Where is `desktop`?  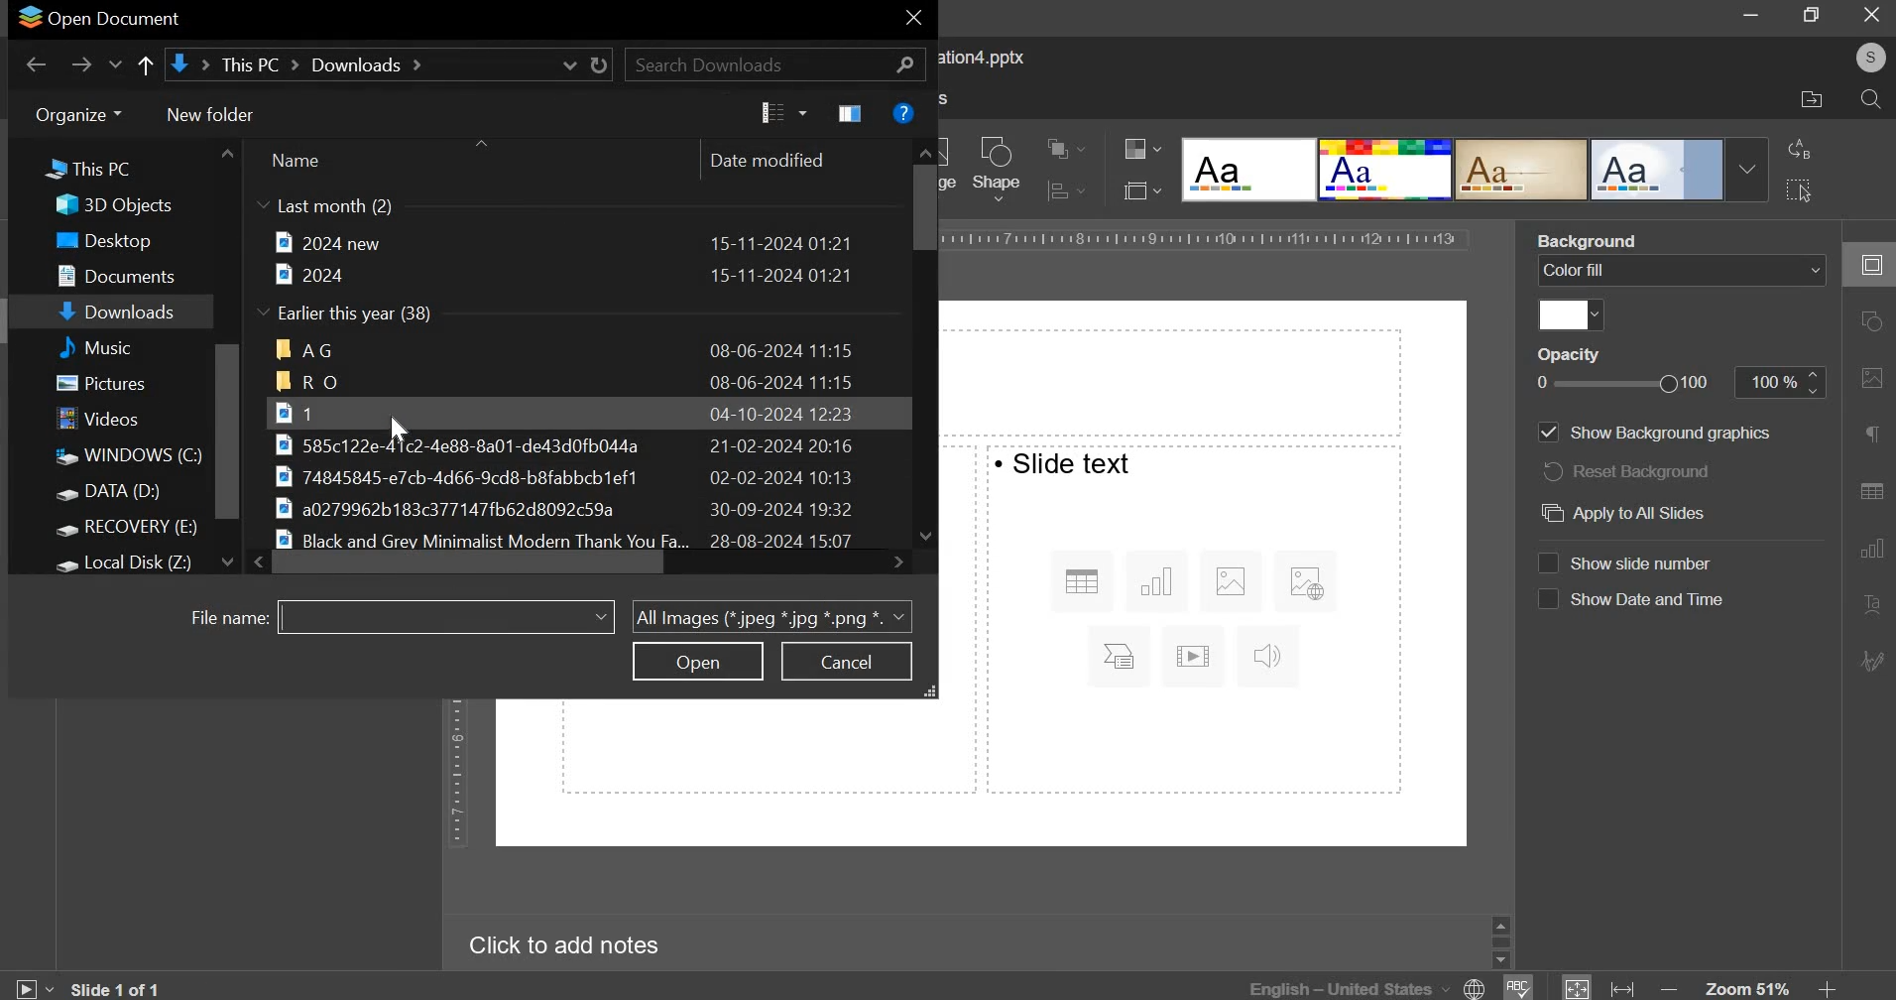 desktop is located at coordinates (116, 241).